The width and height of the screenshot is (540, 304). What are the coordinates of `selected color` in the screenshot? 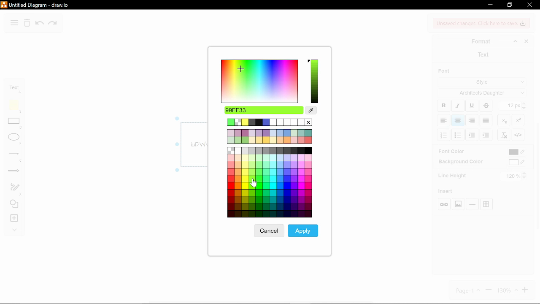 It's located at (263, 111).